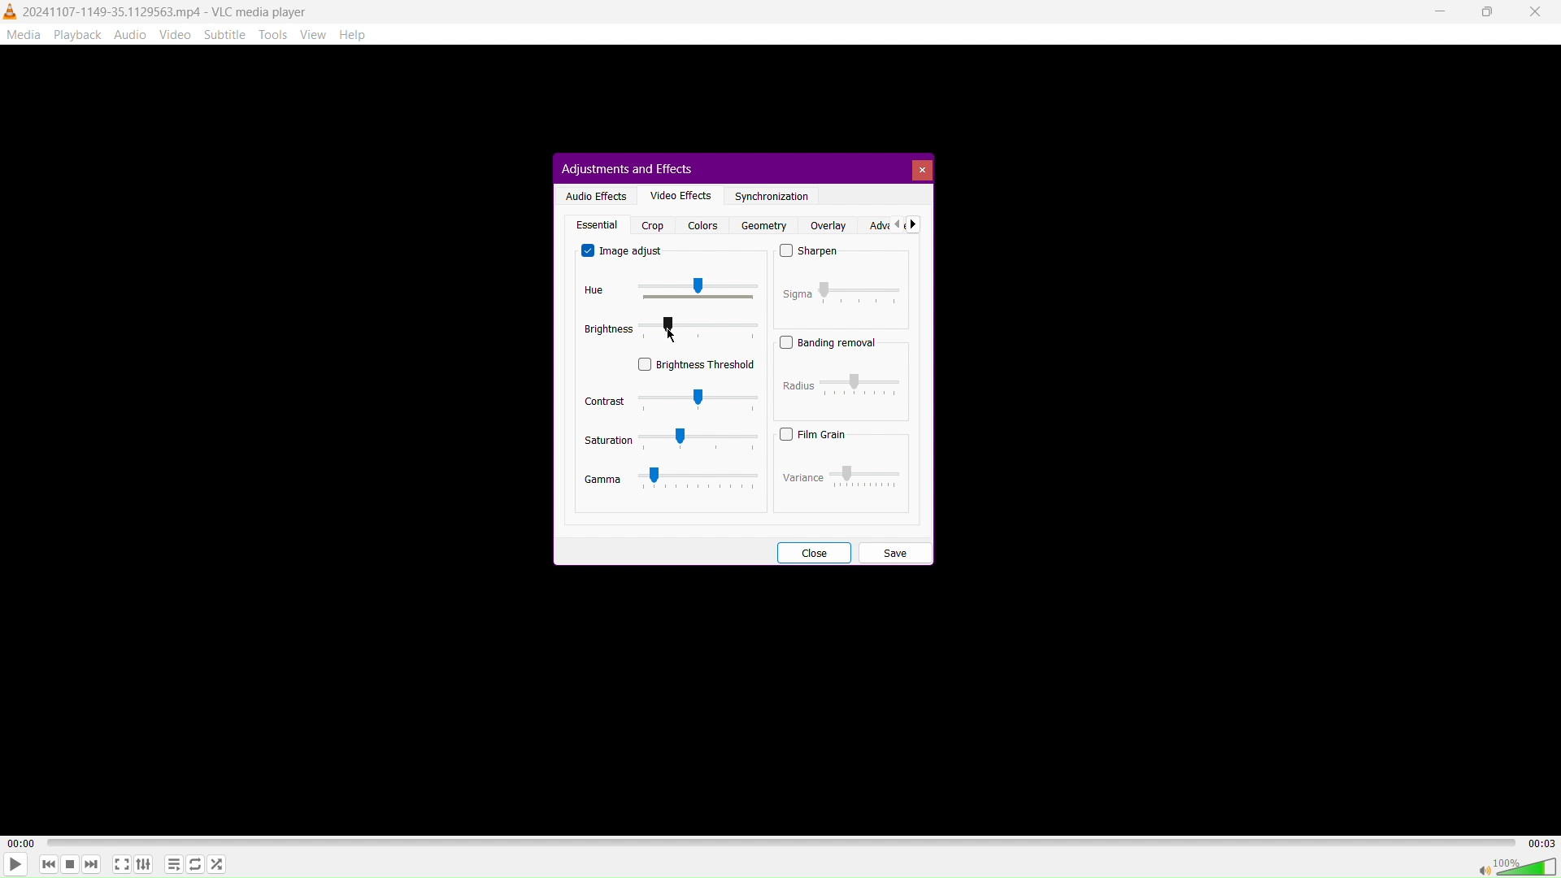 Image resolution: width=1561 pixels, height=878 pixels. Describe the element at coordinates (1537, 12) in the screenshot. I see `Close` at that location.